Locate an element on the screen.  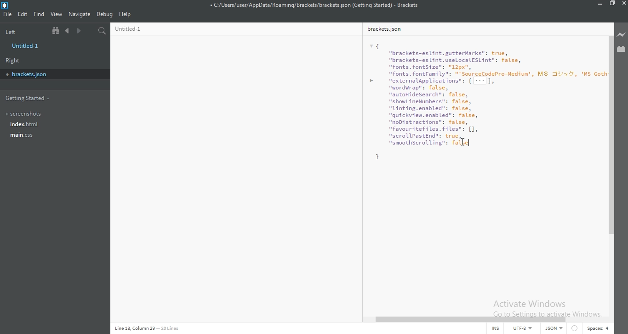
Find is located at coordinates (40, 14).